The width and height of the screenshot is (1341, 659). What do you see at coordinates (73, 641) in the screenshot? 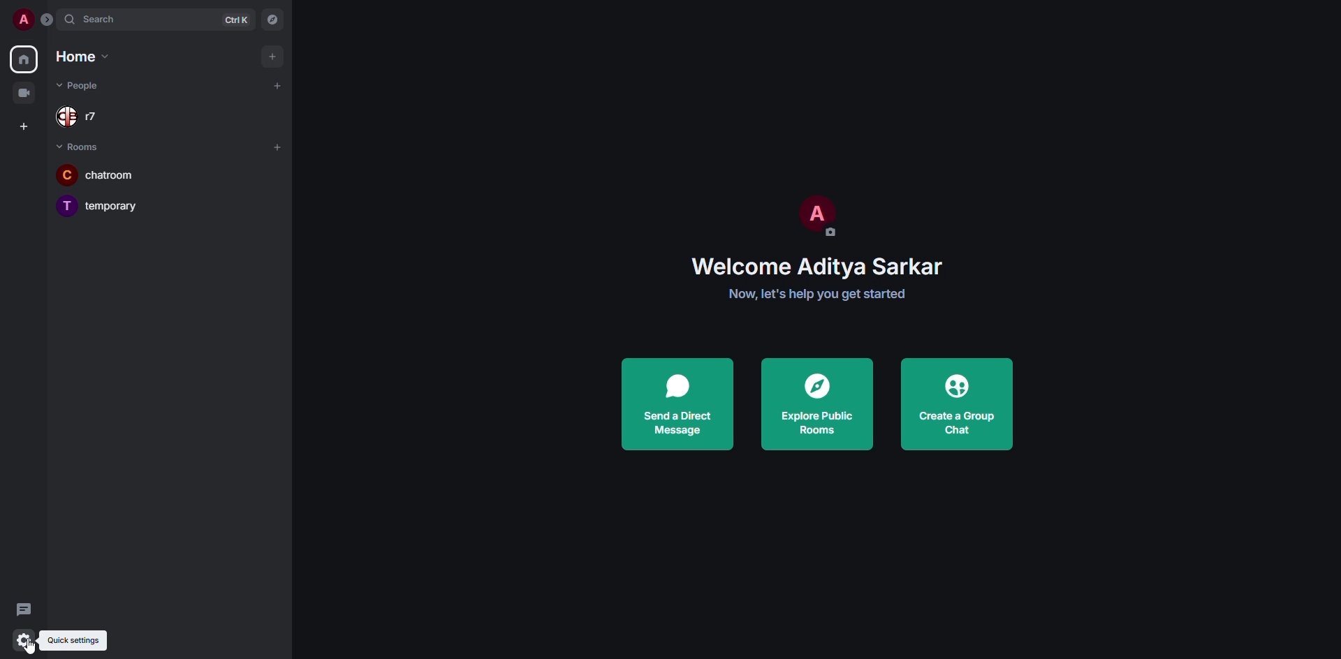
I see `quick settings` at bounding box center [73, 641].